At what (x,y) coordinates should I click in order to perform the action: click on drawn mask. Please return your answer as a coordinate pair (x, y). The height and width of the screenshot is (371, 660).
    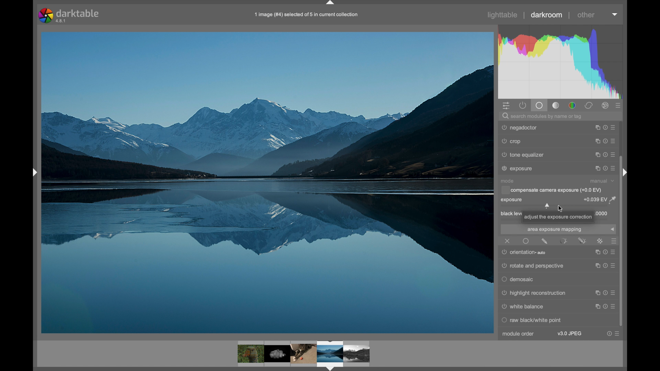
    Looking at the image, I should click on (544, 241).